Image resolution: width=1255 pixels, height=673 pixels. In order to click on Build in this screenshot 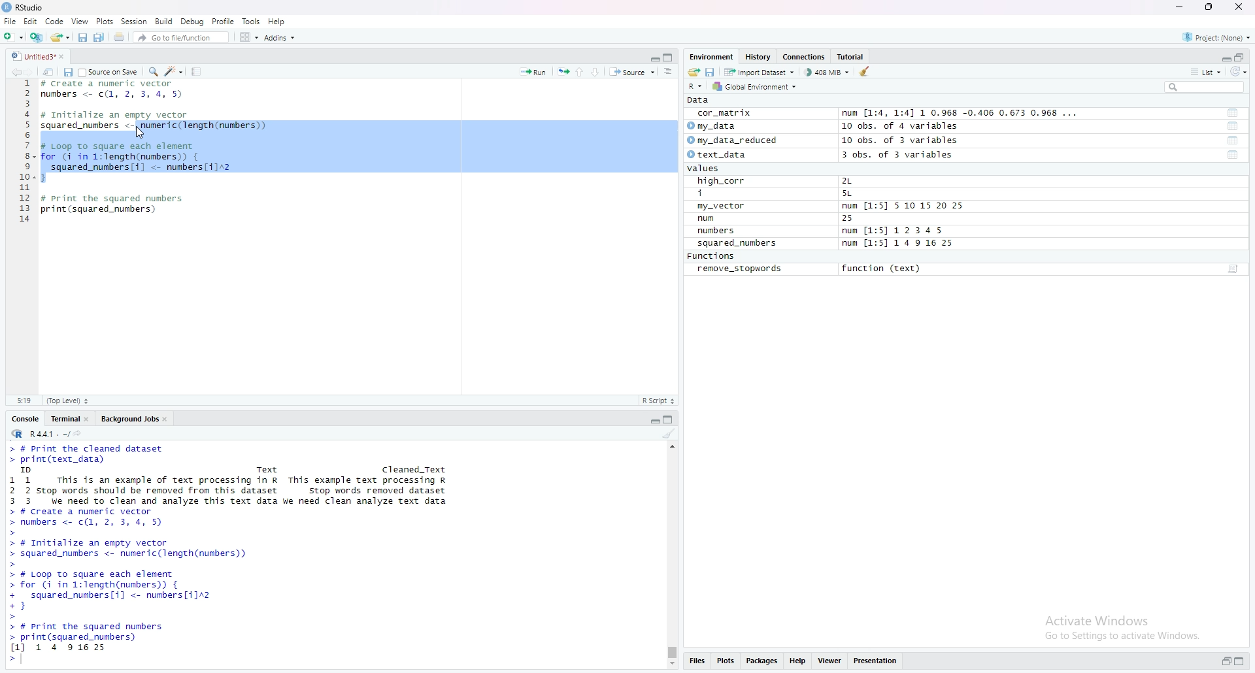, I will do `click(165, 21)`.